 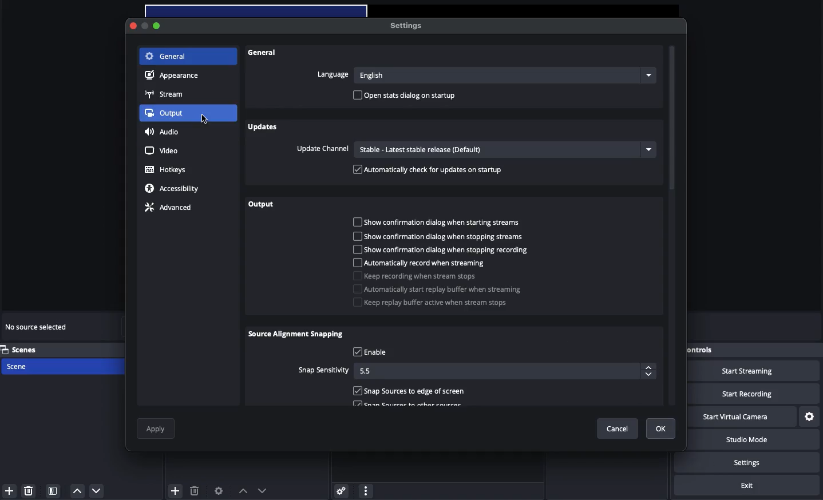 What do you see at coordinates (505, 372) in the screenshot?
I see `5.5` at bounding box center [505, 372].